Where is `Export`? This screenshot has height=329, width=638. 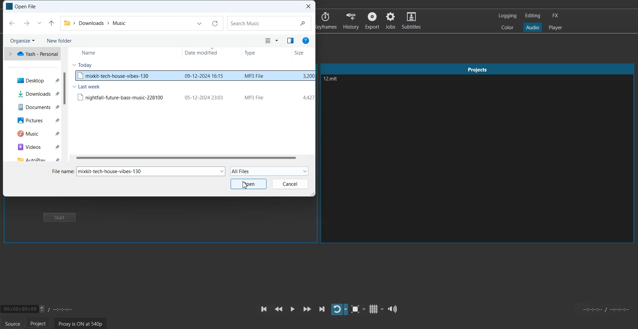
Export is located at coordinates (373, 20).